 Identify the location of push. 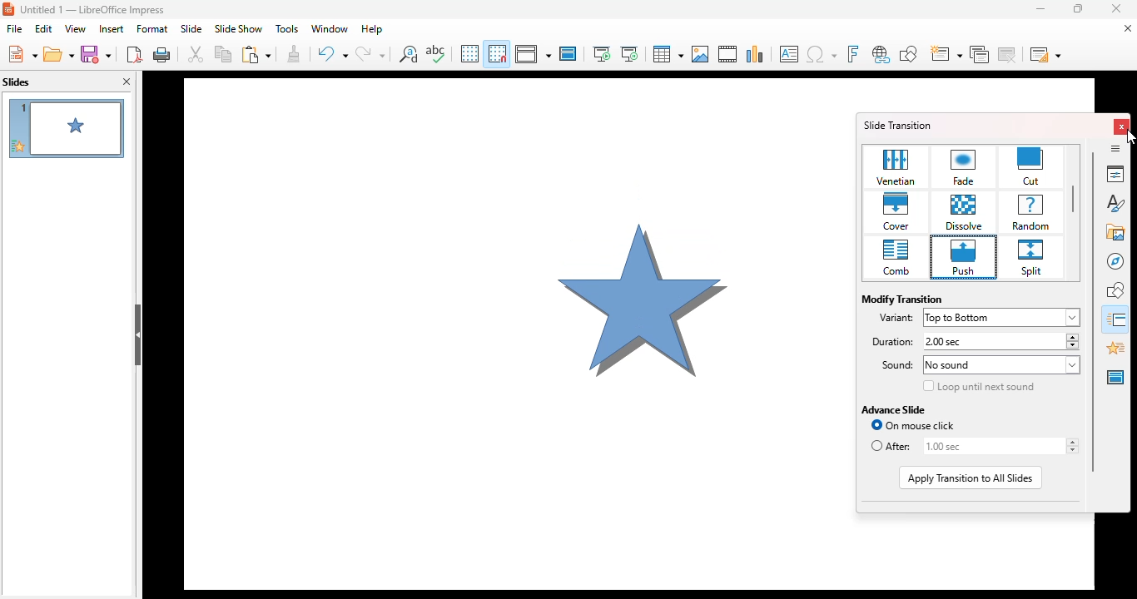
(964, 258).